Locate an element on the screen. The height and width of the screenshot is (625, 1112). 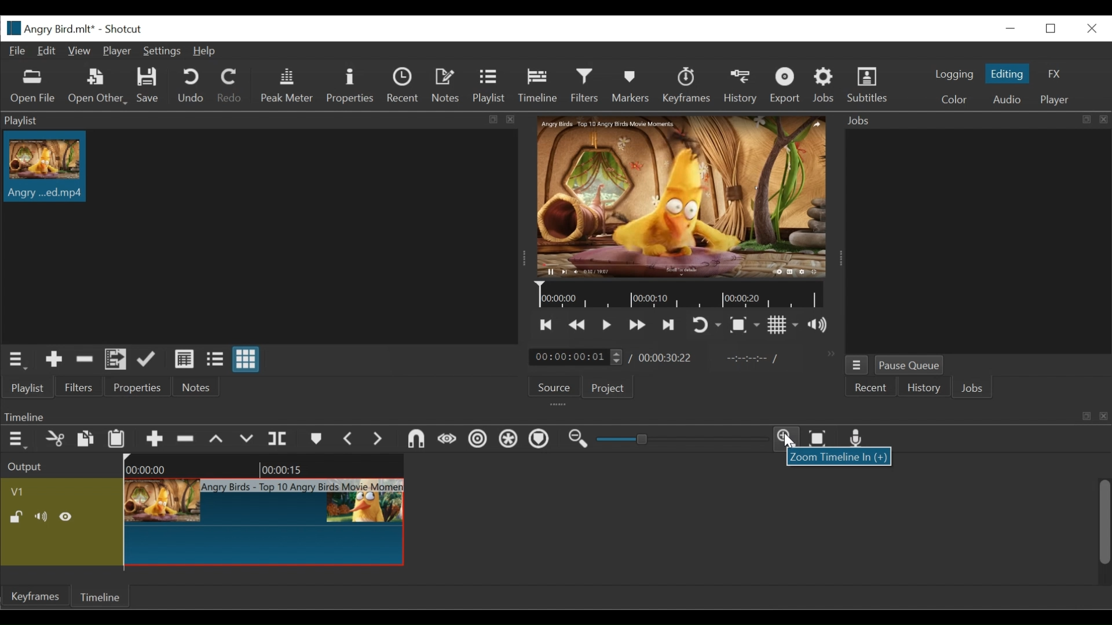
Source is located at coordinates (551, 385).